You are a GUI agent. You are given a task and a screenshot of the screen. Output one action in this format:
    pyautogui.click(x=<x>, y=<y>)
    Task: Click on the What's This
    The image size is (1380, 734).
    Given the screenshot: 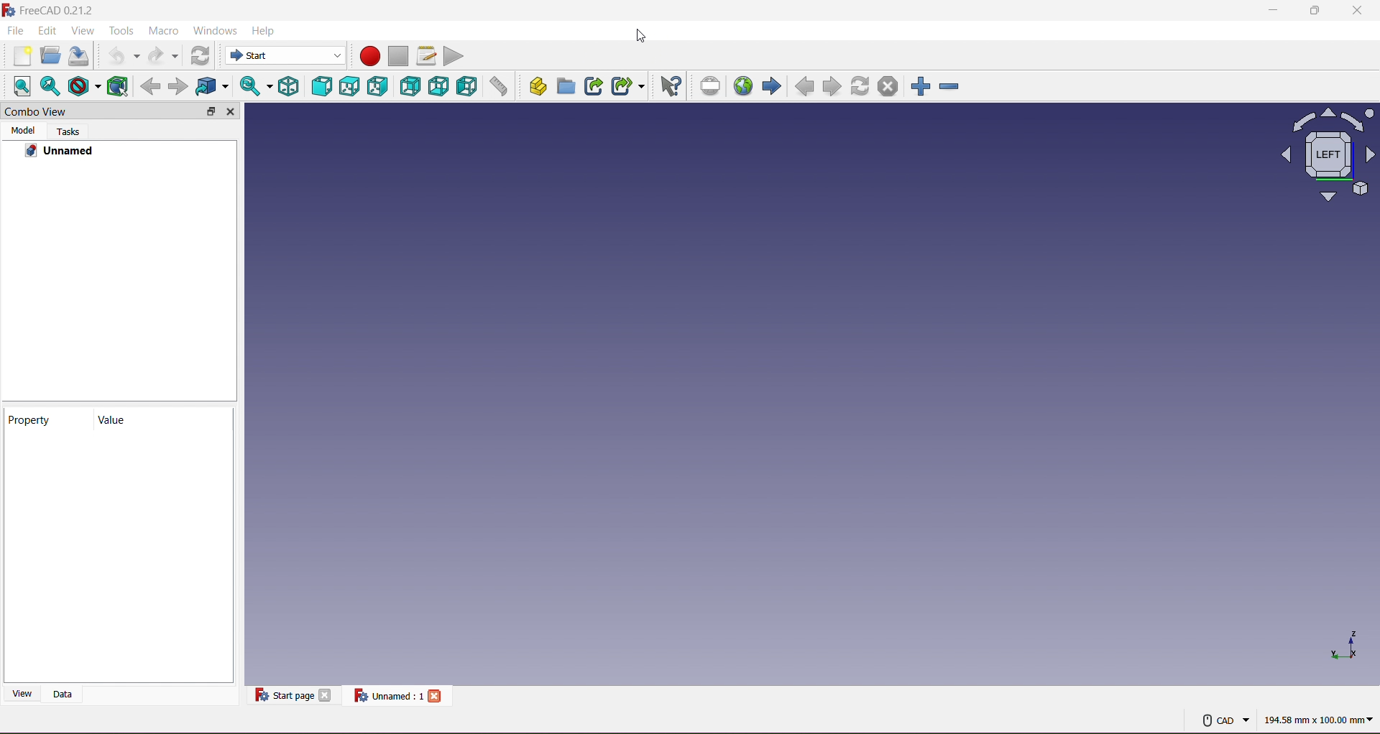 What is the action you would take?
    pyautogui.click(x=670, y=87)
    